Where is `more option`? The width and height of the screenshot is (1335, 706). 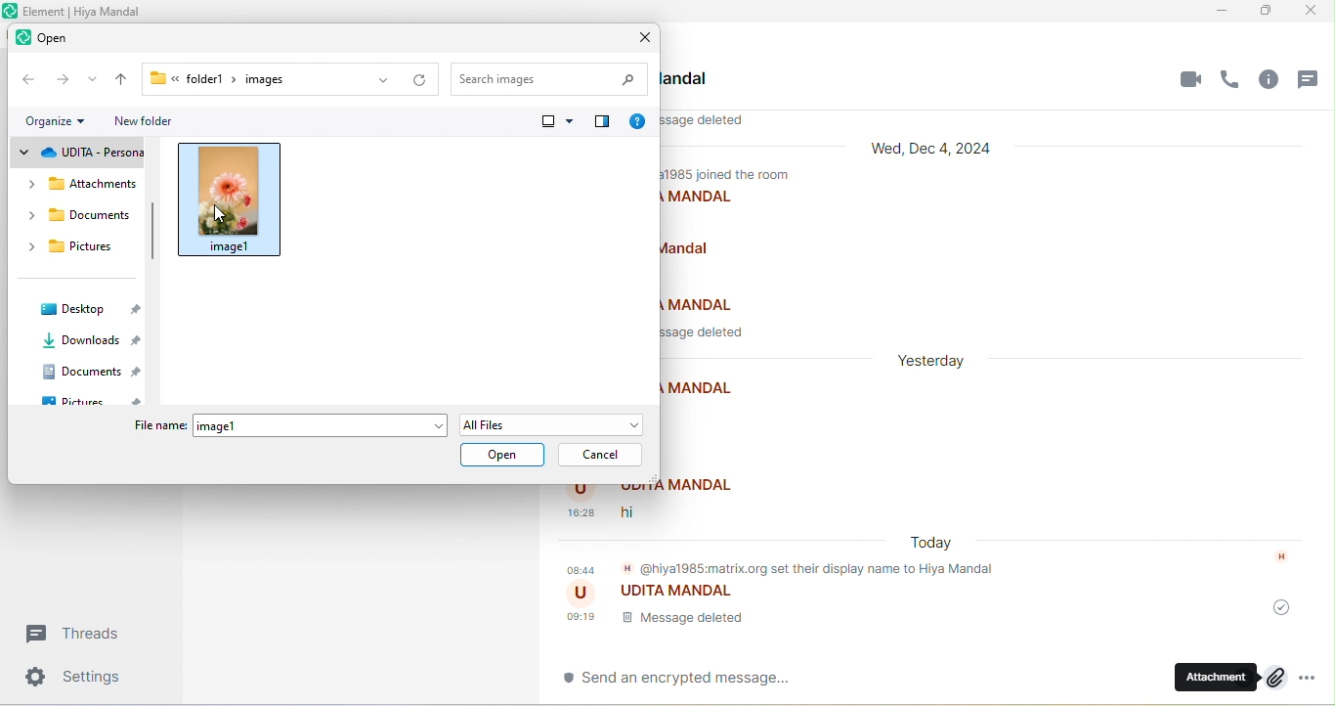 more option is located at coordinates (555, 122).